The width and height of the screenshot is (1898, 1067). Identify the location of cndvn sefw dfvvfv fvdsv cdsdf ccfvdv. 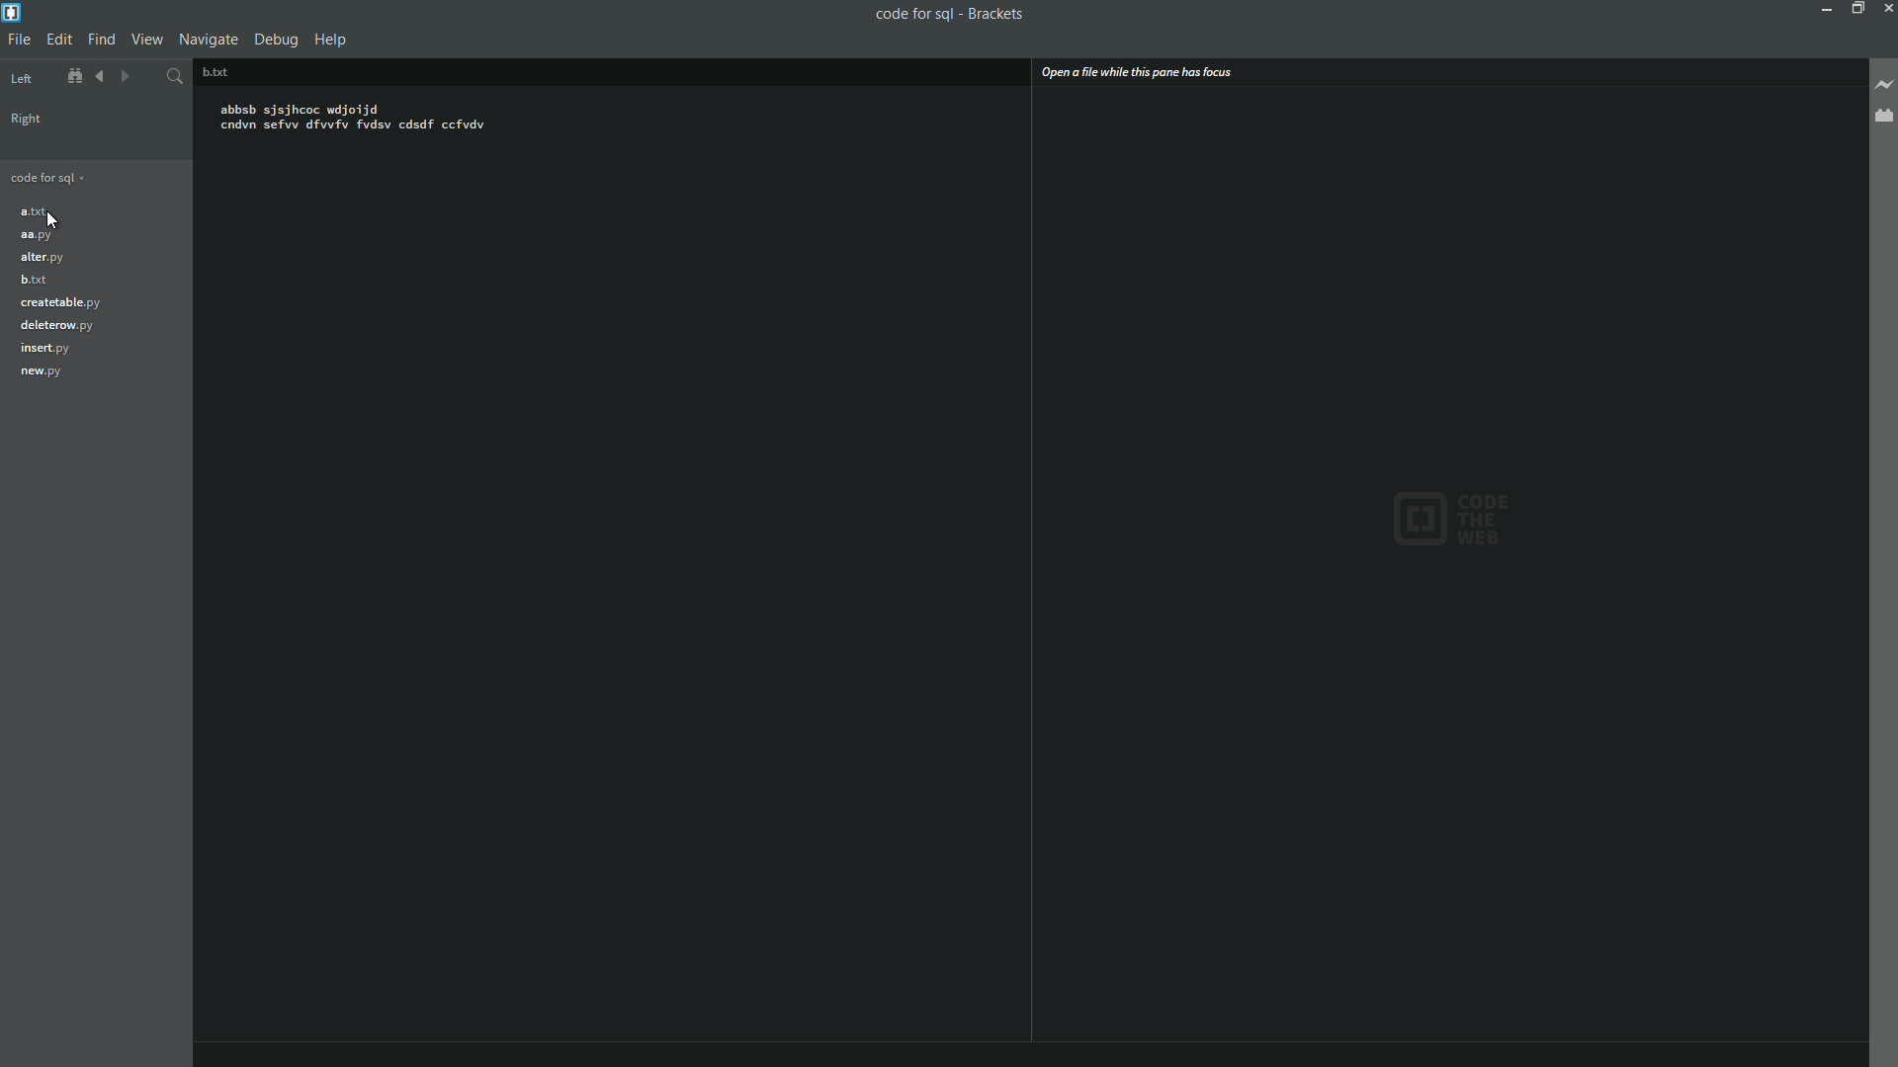
(355, 129).